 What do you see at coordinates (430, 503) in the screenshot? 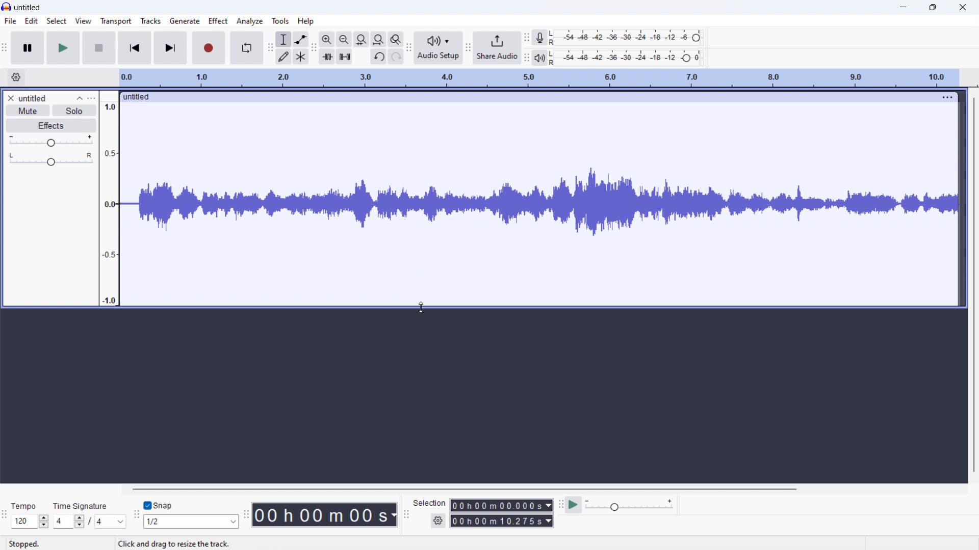
I see `Selection` at bounding box center [430, 503].